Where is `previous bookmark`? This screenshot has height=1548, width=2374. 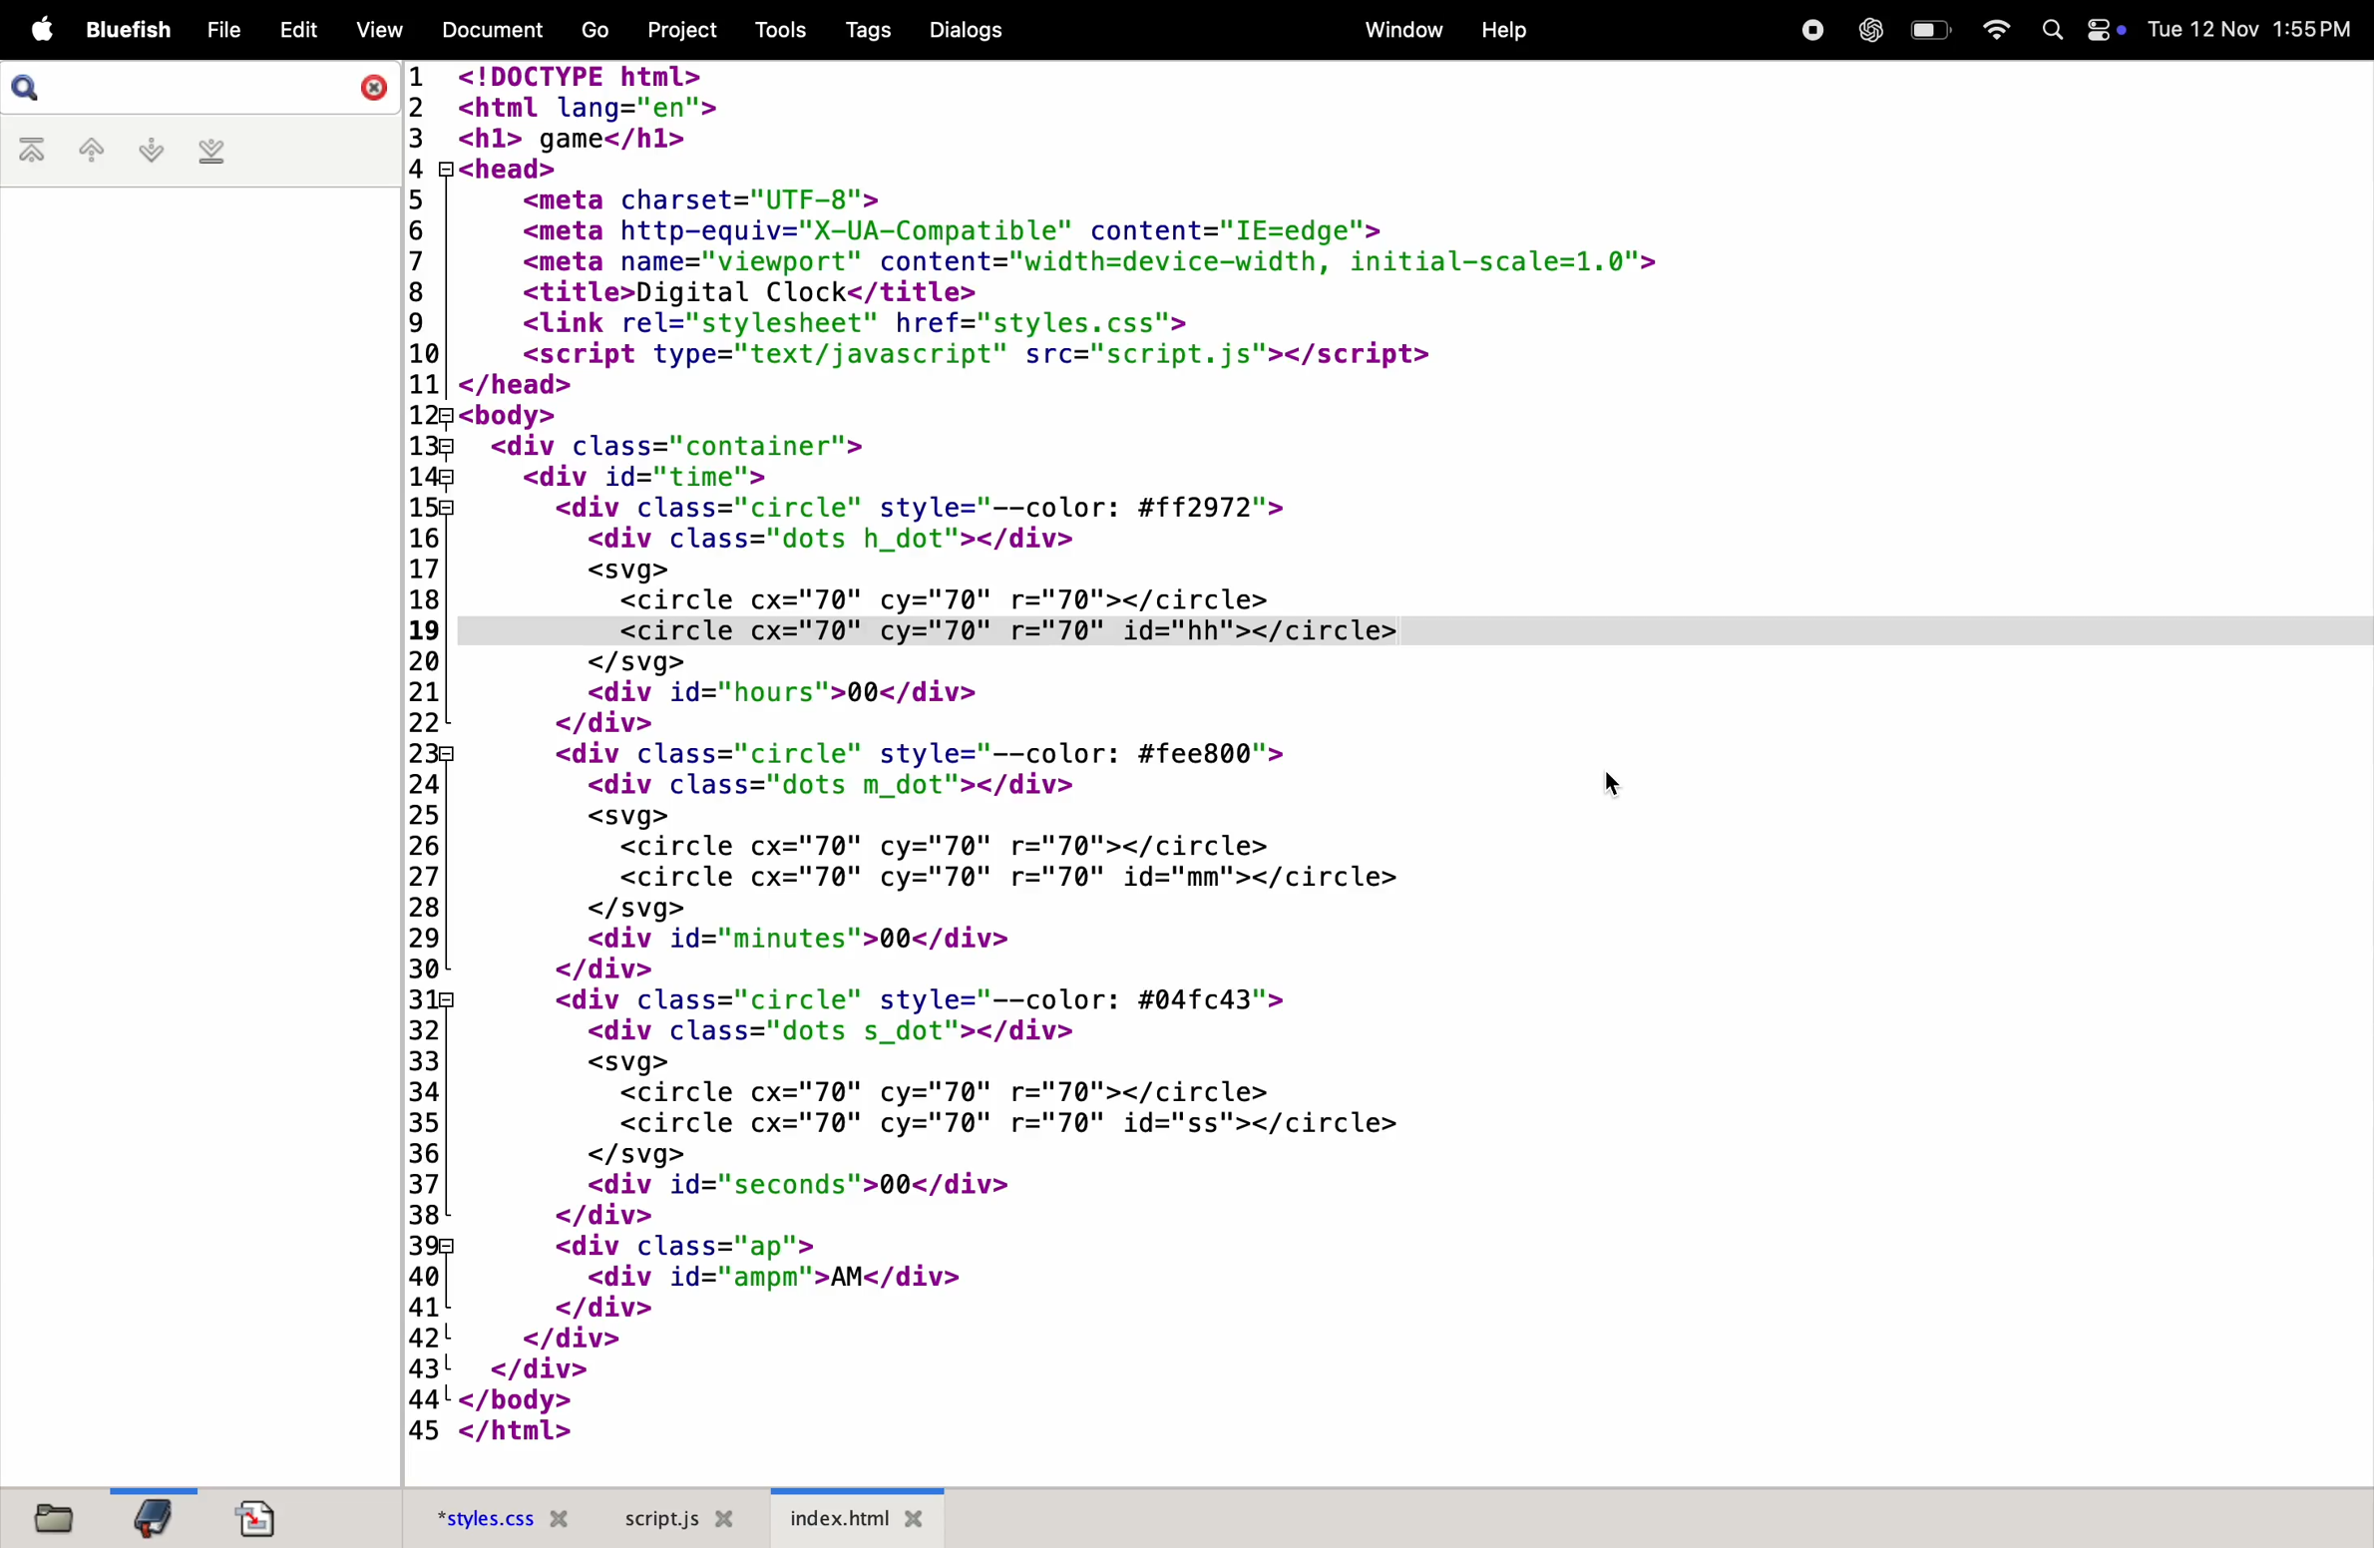 previous bookmark is located at coordinates (87, 150).